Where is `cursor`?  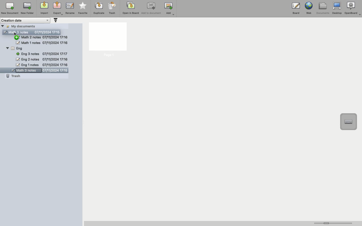
cursor is located at coordinates (17, 34).